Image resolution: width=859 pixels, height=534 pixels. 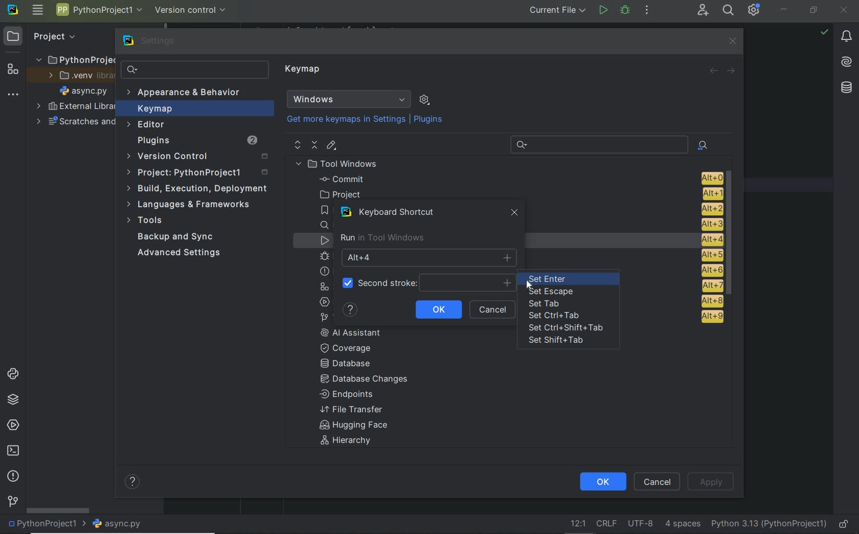 I want to click on terminal, so click(x=12, y=451).